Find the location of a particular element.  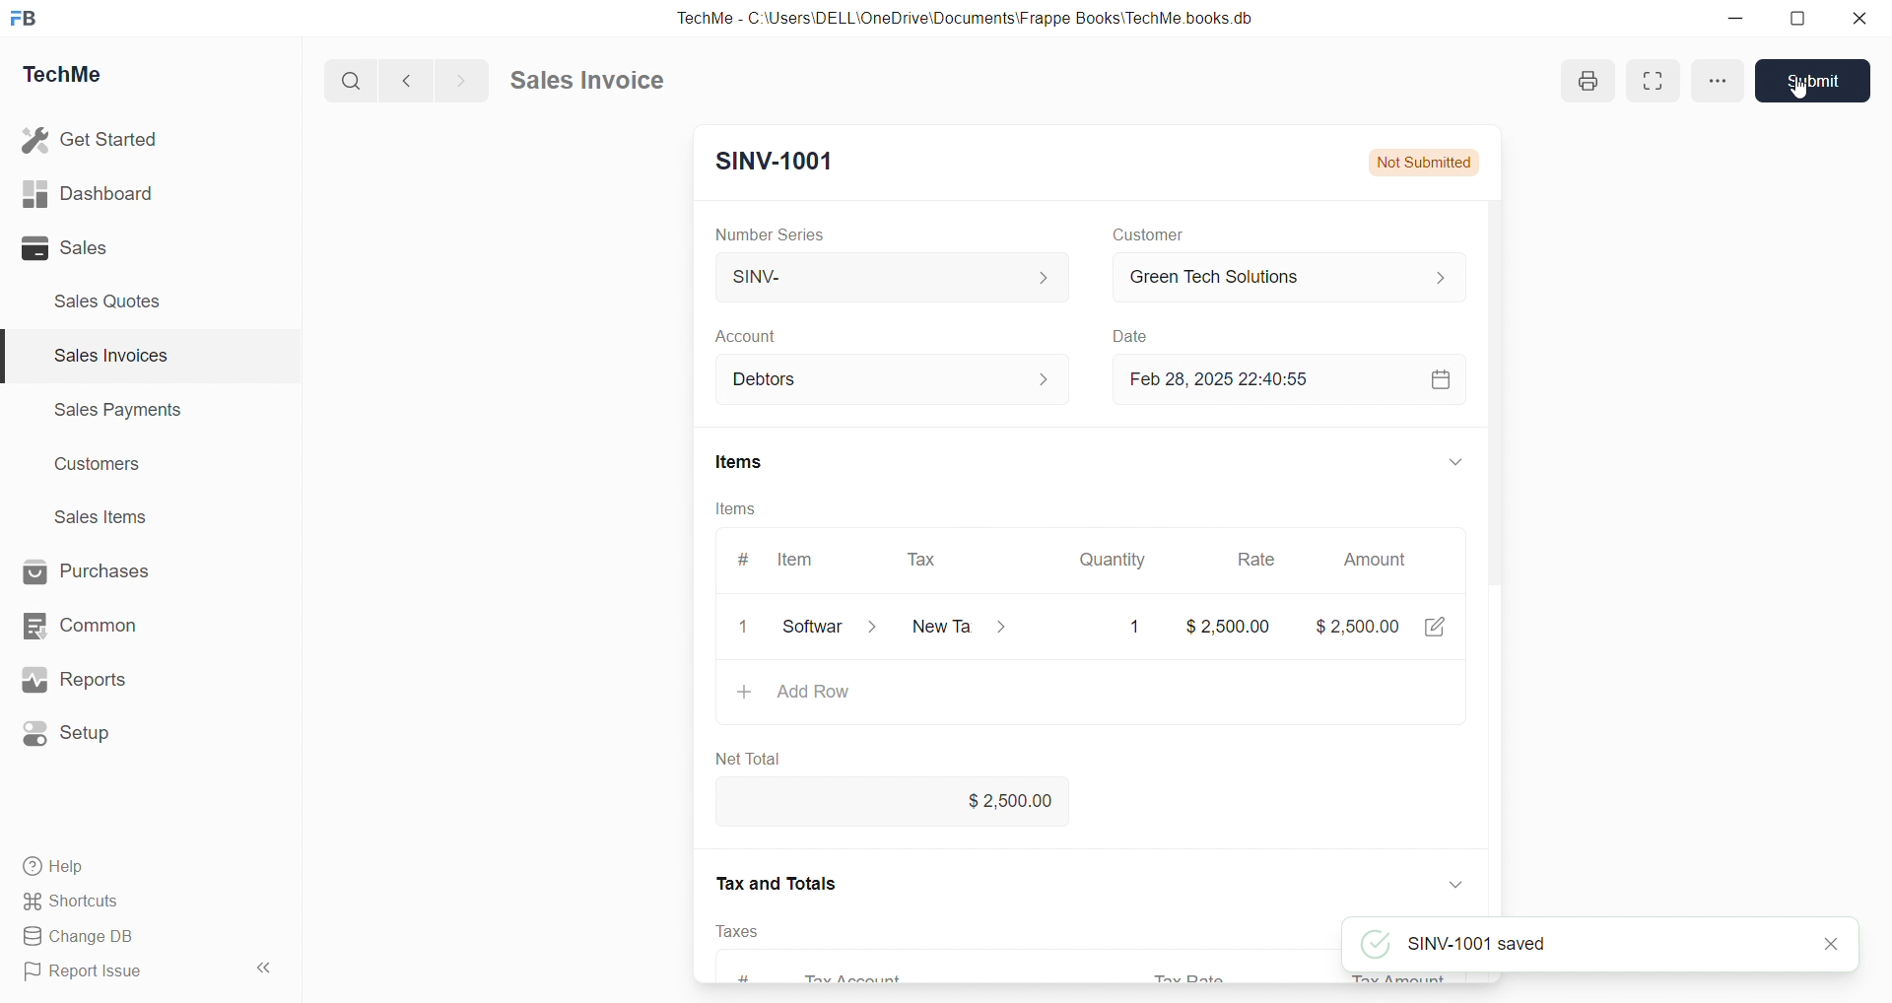

enlarge is located at coordinates (1653, 82).